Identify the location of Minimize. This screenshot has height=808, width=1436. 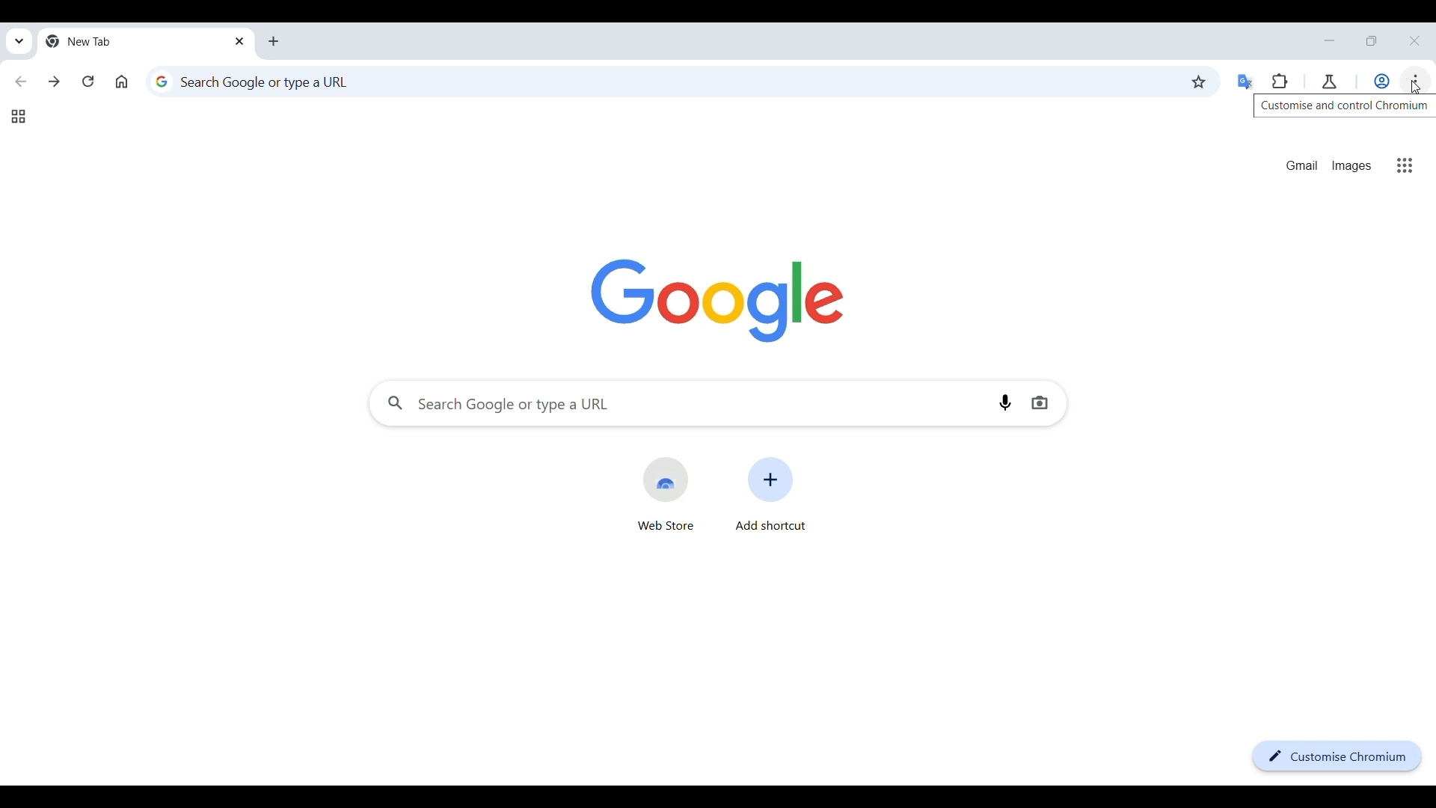
(1329, 40).